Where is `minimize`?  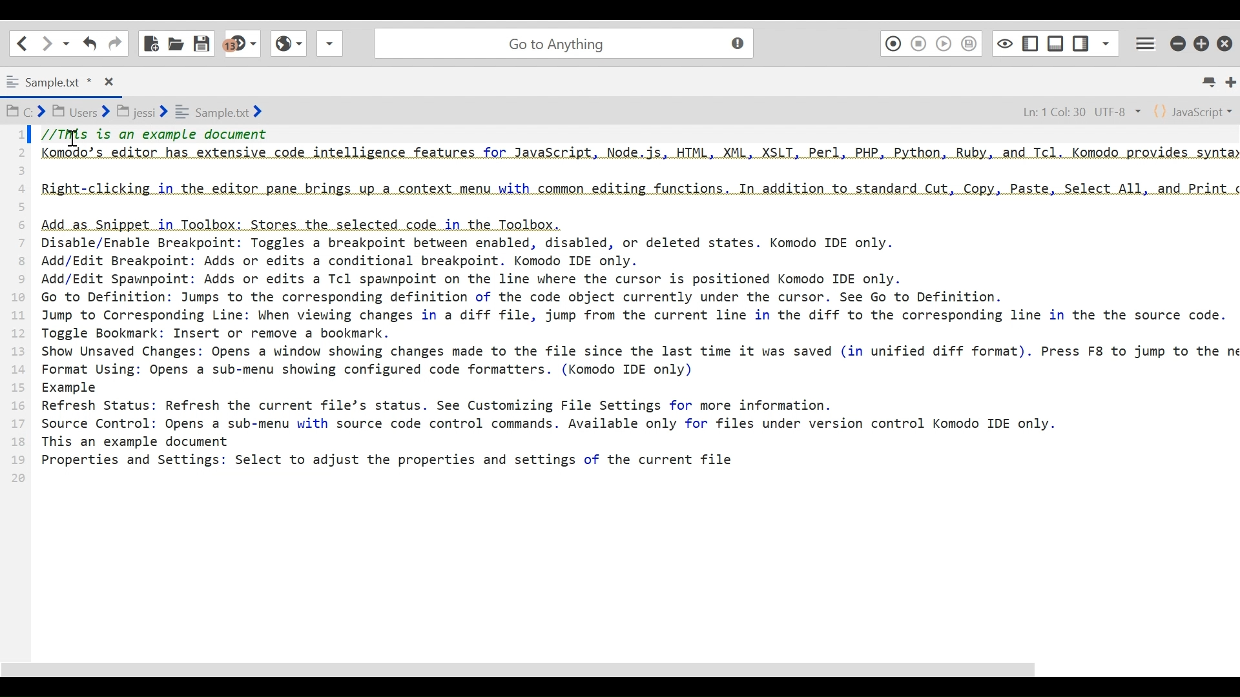
minimize is located at coordinates (1177, 41).